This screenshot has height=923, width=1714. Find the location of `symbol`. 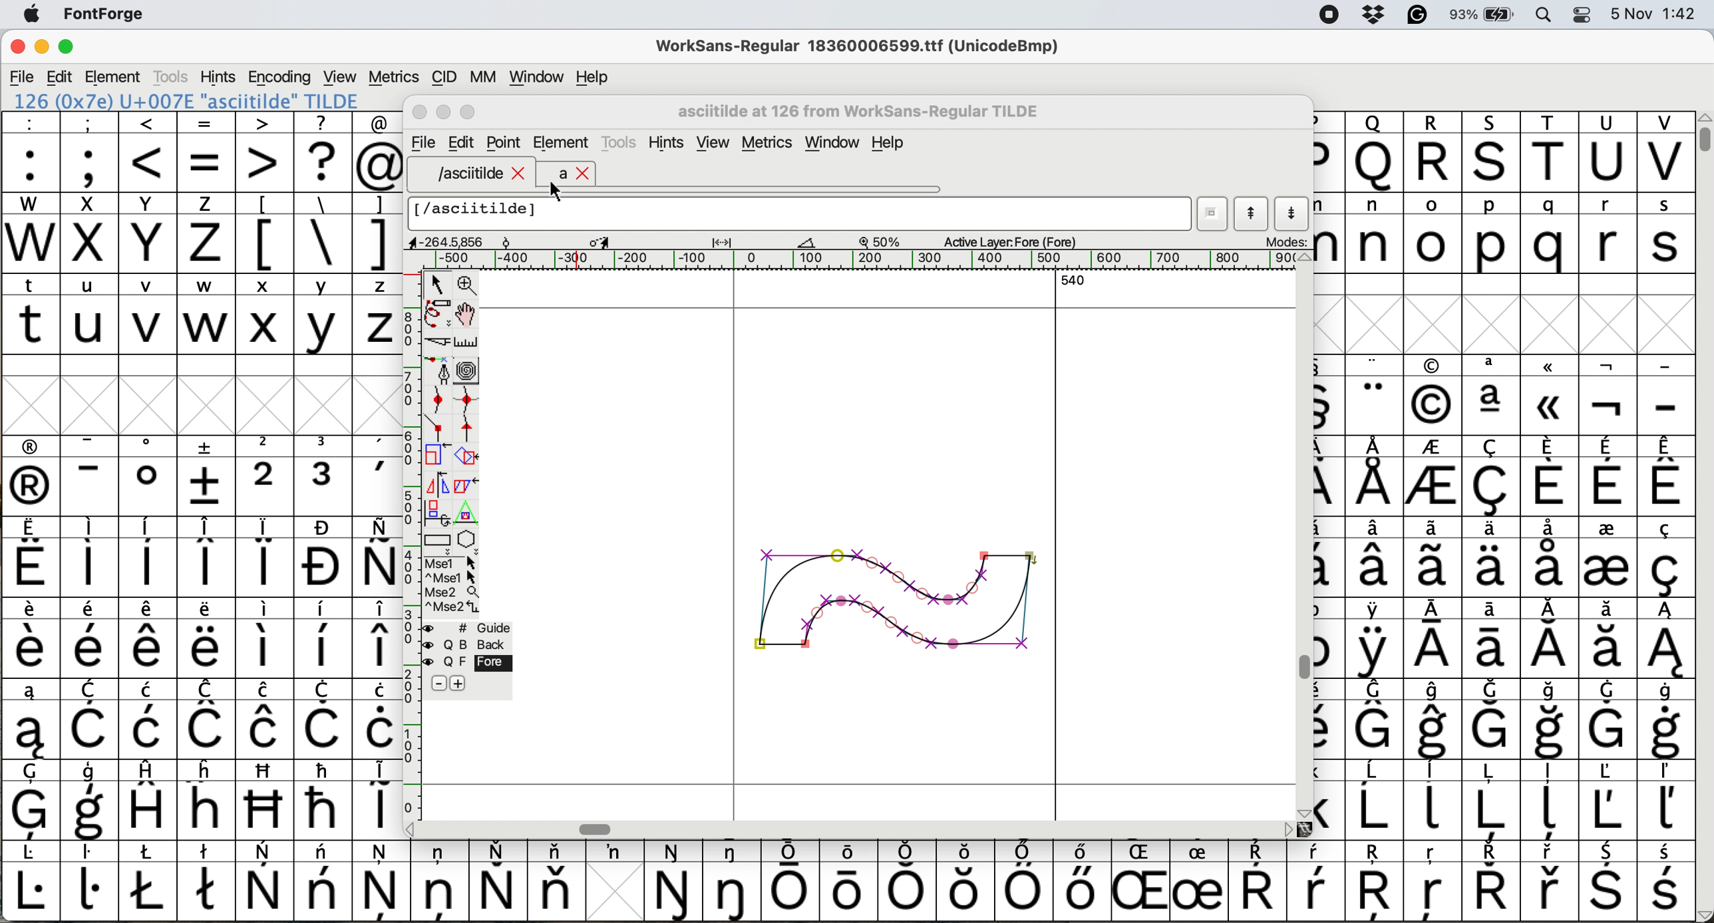

symbol is located at coordinates (1434, 478).